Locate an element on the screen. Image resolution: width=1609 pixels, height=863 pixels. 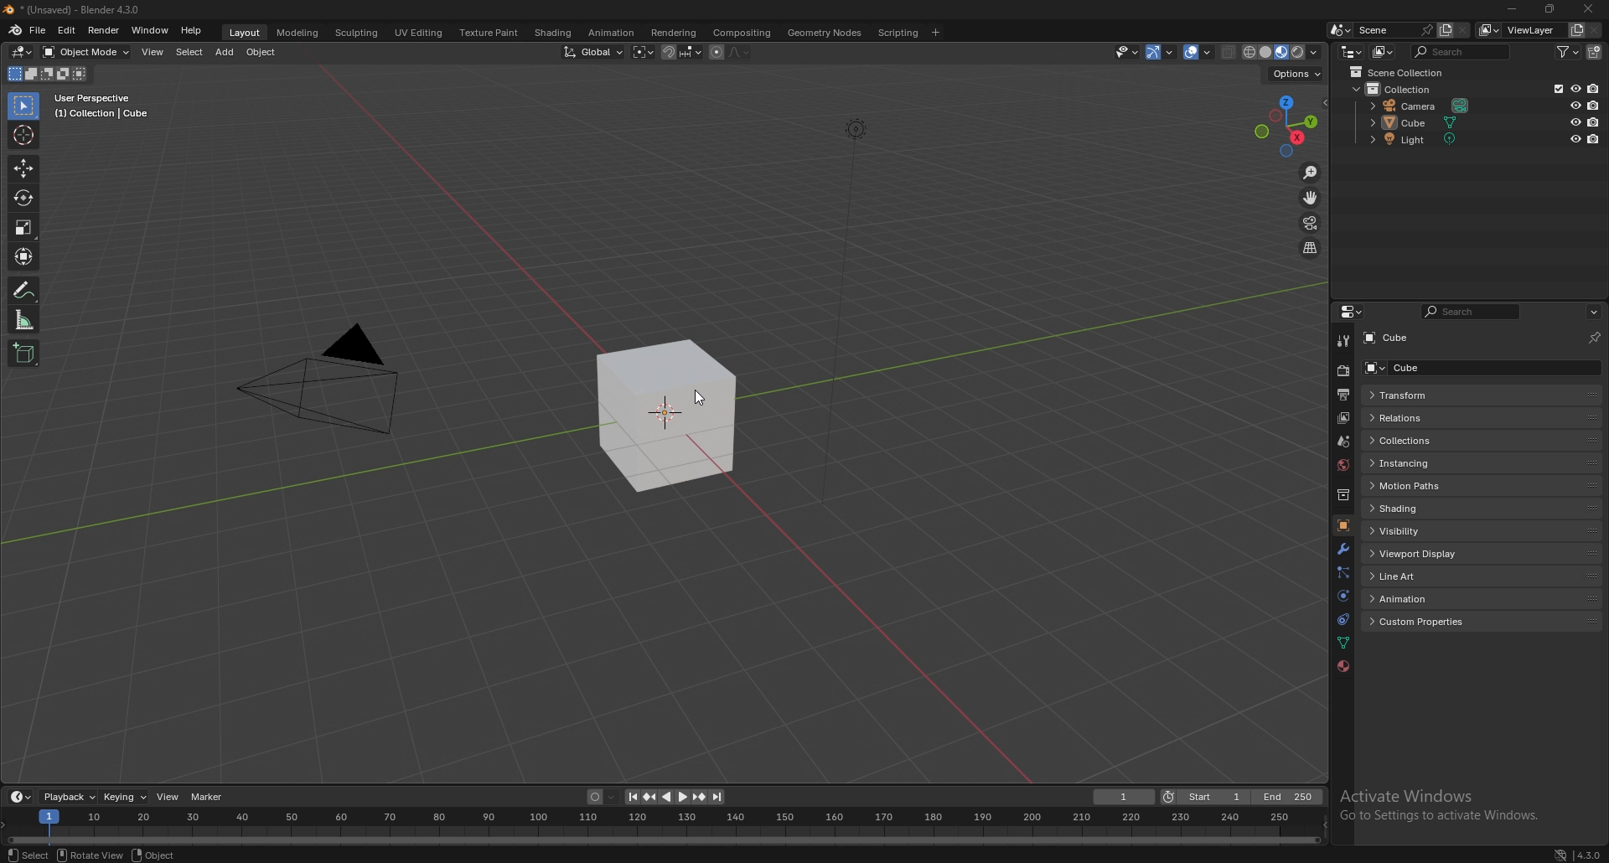
animation is located at coordinates (615, 31).